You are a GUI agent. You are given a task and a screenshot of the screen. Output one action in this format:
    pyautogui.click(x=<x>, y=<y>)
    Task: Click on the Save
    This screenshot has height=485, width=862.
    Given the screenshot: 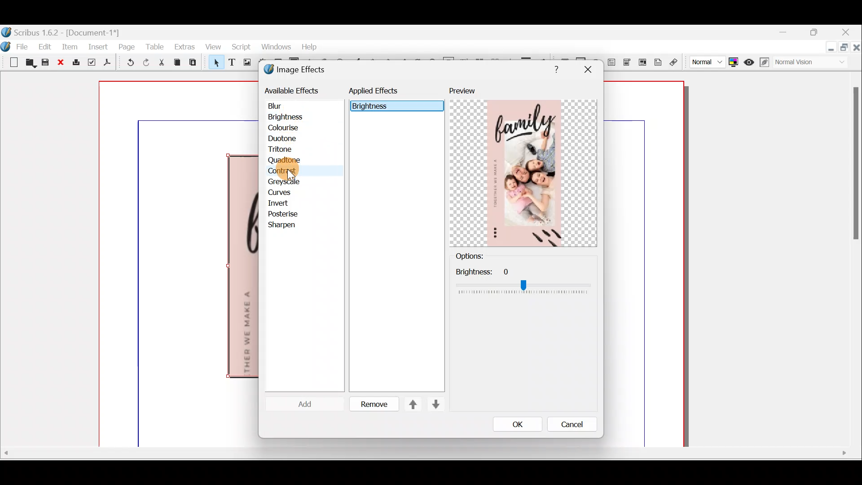 What is the action you would take?
    pyautogui.click(x=47, y=63)
    